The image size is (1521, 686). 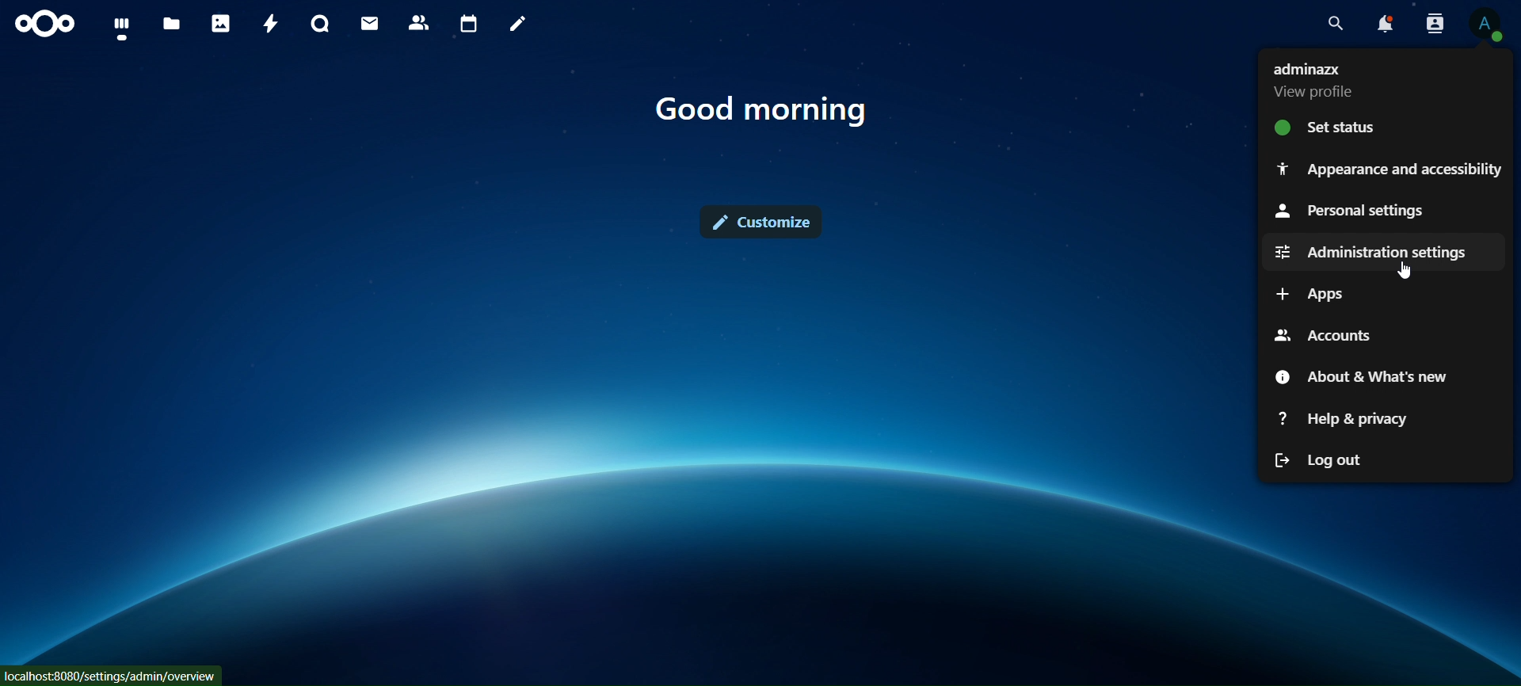 What do you see at coordinates (623, 454) in the screenshot?
I see `Interface Background` at bounding box center [623, 454].